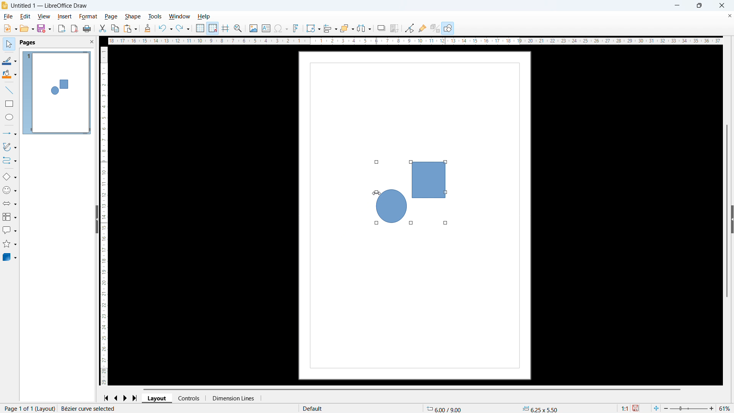  I want to click on Select at least three objects to distribute , so click(364, 28).